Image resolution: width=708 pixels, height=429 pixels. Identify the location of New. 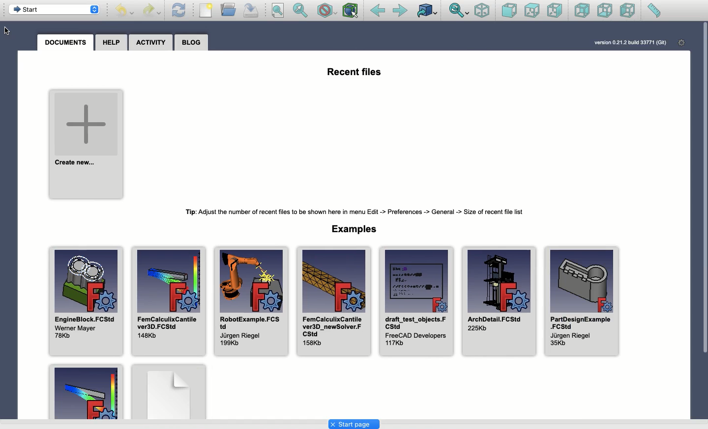
(206, 10).